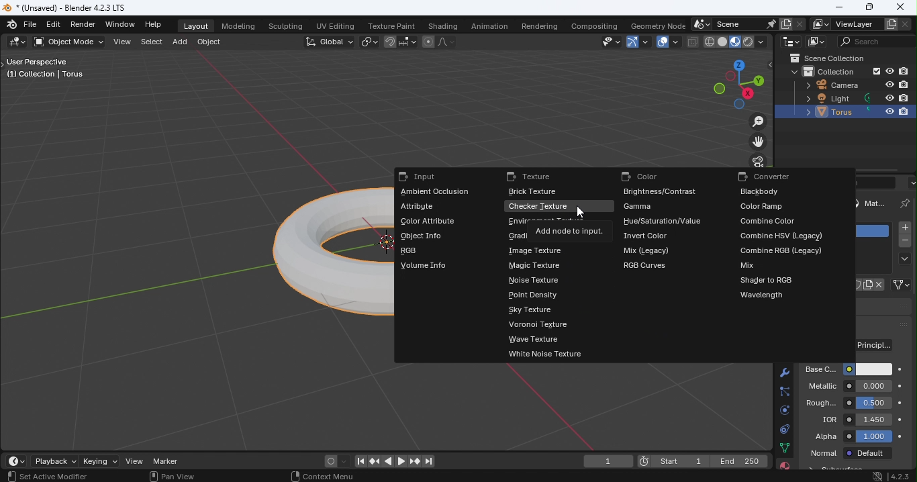 The image size is (917, 482). What do you see at coordinates (638, 177) in the screenshot?
I see `Color` at bounding box center [638, 177].